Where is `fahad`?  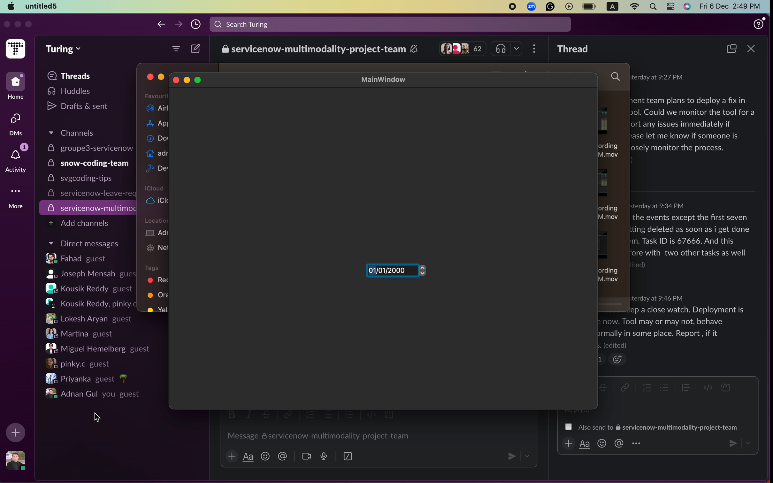 fahad is located at coordinates (82, 259).